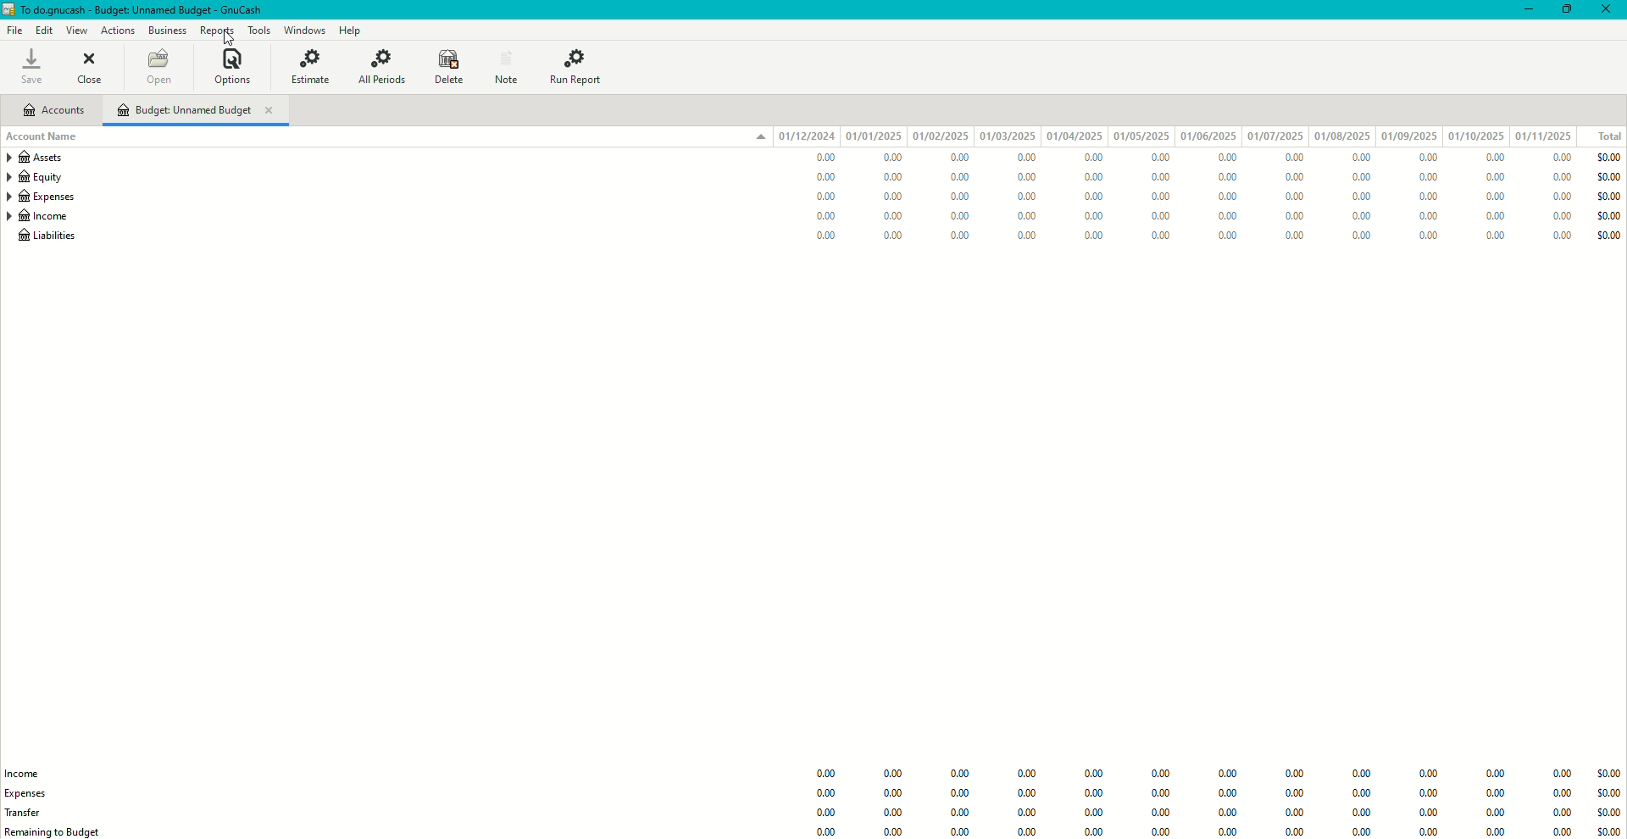  What do you see at coordinates (961, 214) in the screenshot?
I see `0.00` at bounding box center [961, 214].